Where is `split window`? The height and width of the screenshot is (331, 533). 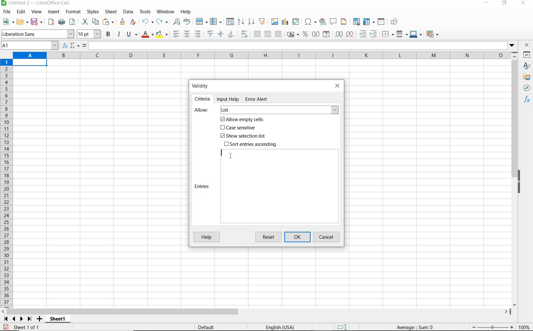 split window is located at coordinates (381, 22).